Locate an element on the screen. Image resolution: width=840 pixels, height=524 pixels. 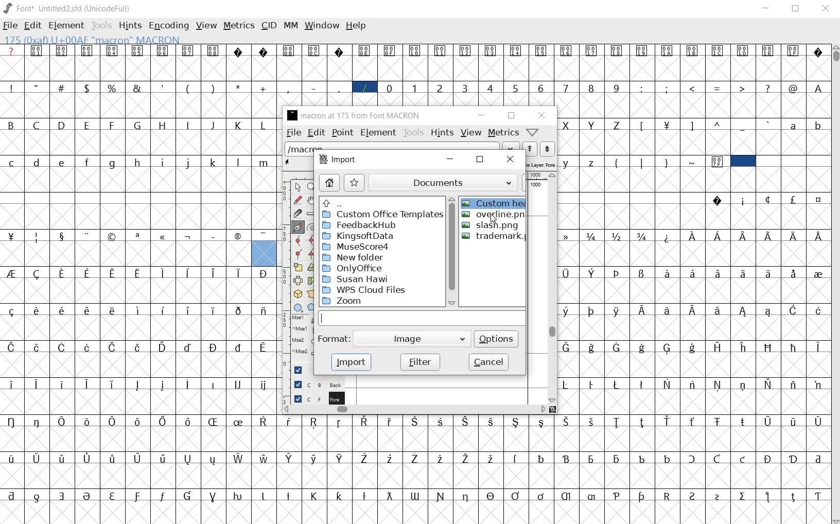
Symbol is located at coordinates (817, 50).